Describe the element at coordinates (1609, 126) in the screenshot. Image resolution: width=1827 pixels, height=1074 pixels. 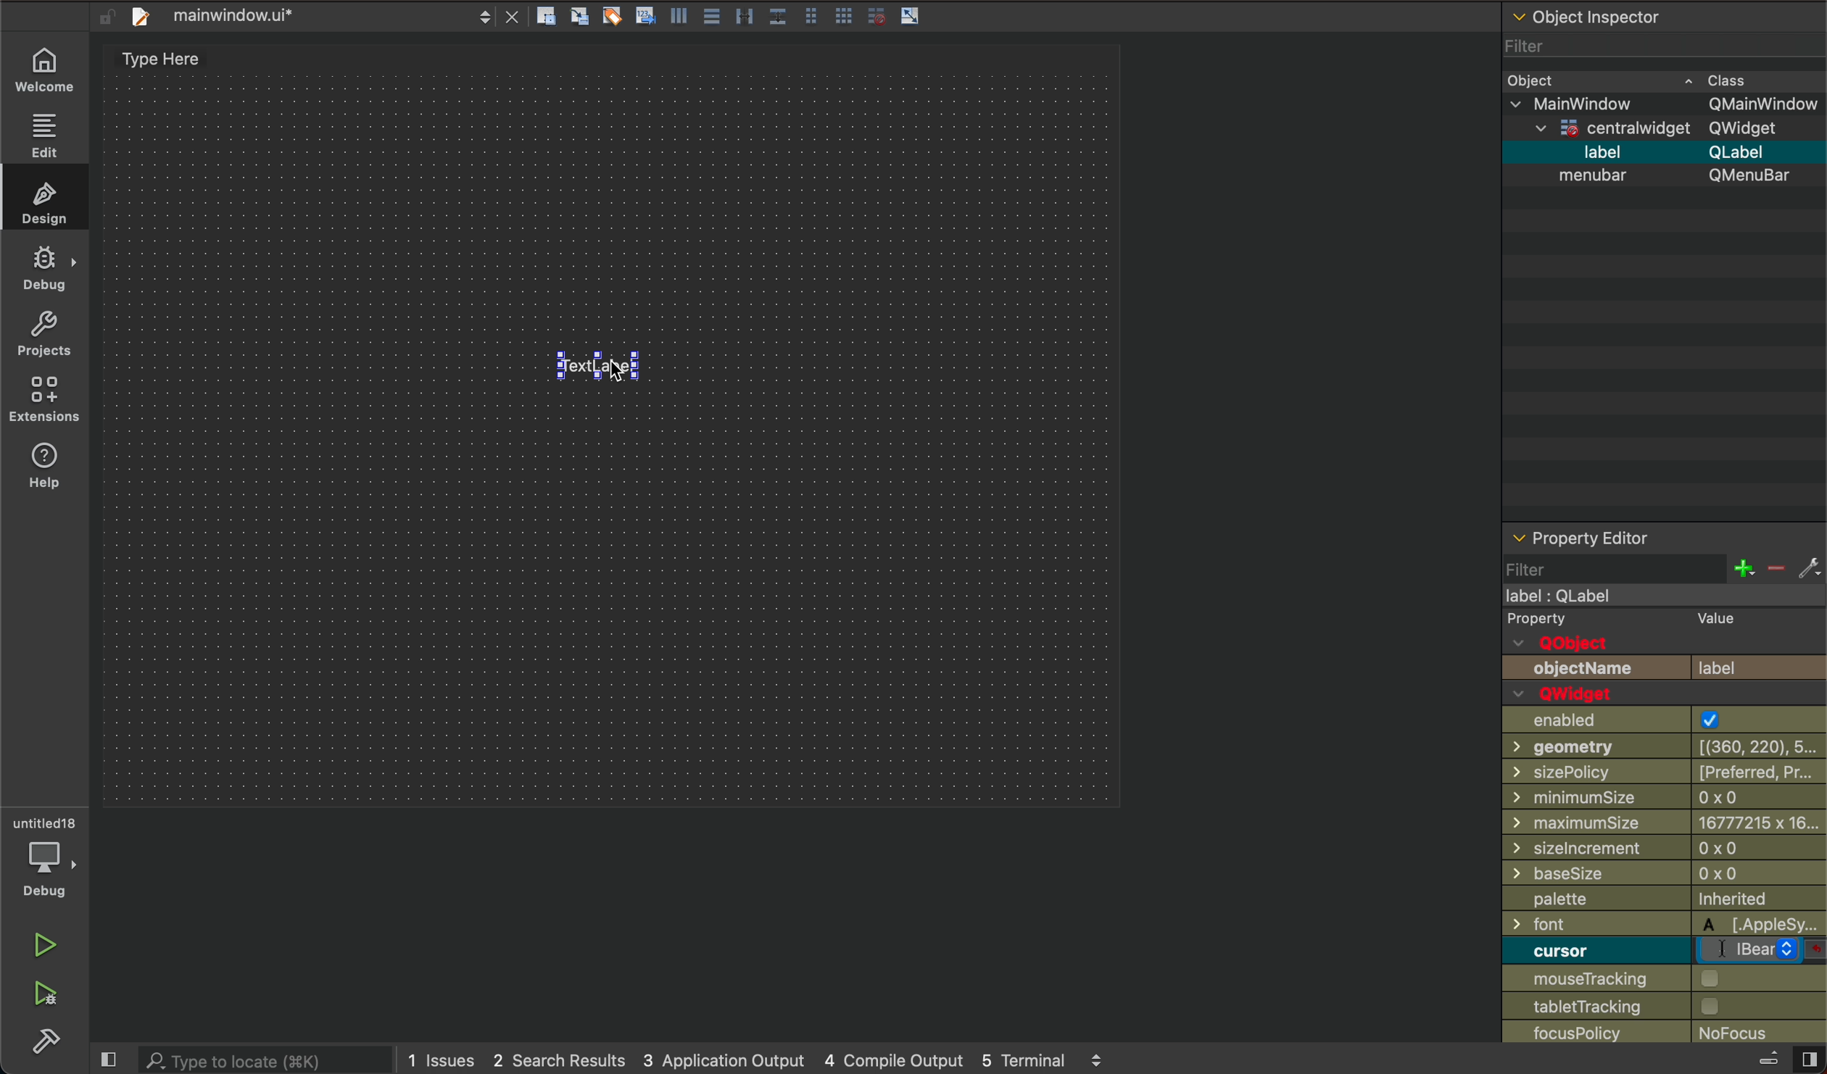
I see `centrawidget` at that location.